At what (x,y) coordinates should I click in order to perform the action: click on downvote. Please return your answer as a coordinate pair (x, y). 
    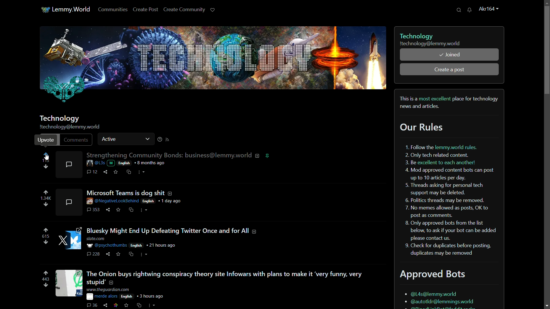
    Looking at the image, I should click on (46, 205).